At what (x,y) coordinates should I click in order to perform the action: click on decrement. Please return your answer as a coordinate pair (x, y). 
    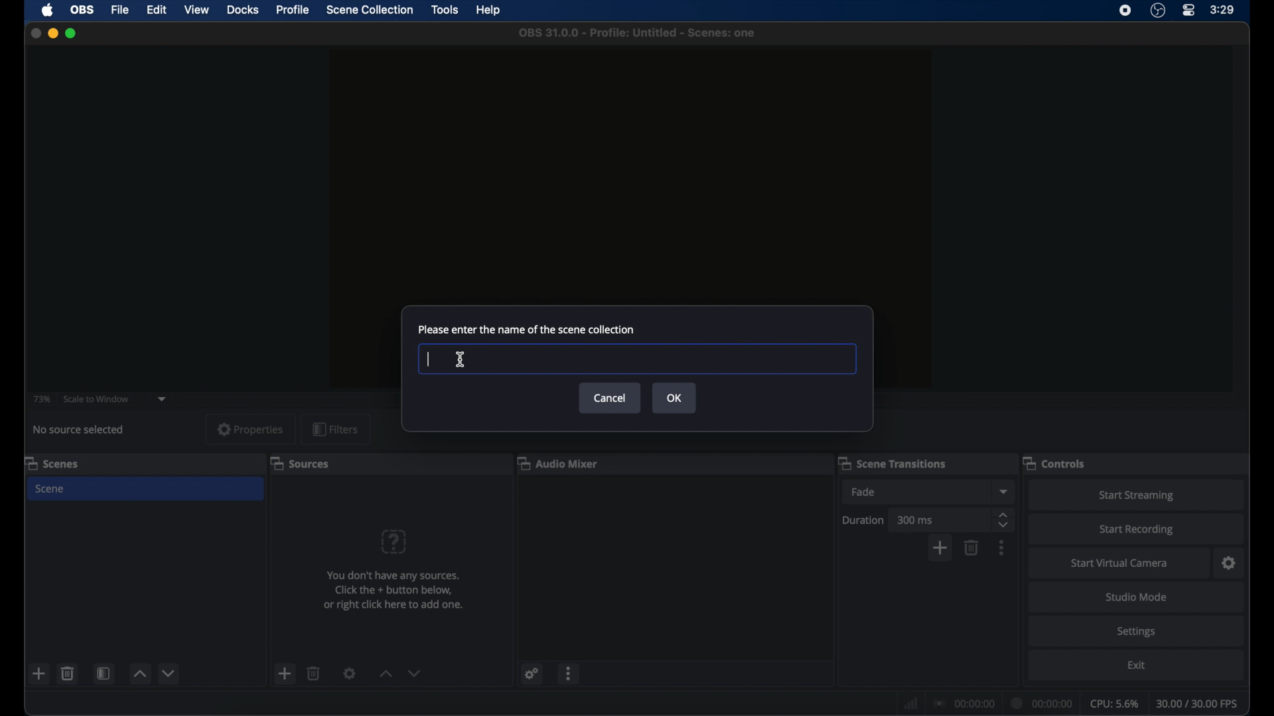
    Looking at the image, I should click on (415, 673).